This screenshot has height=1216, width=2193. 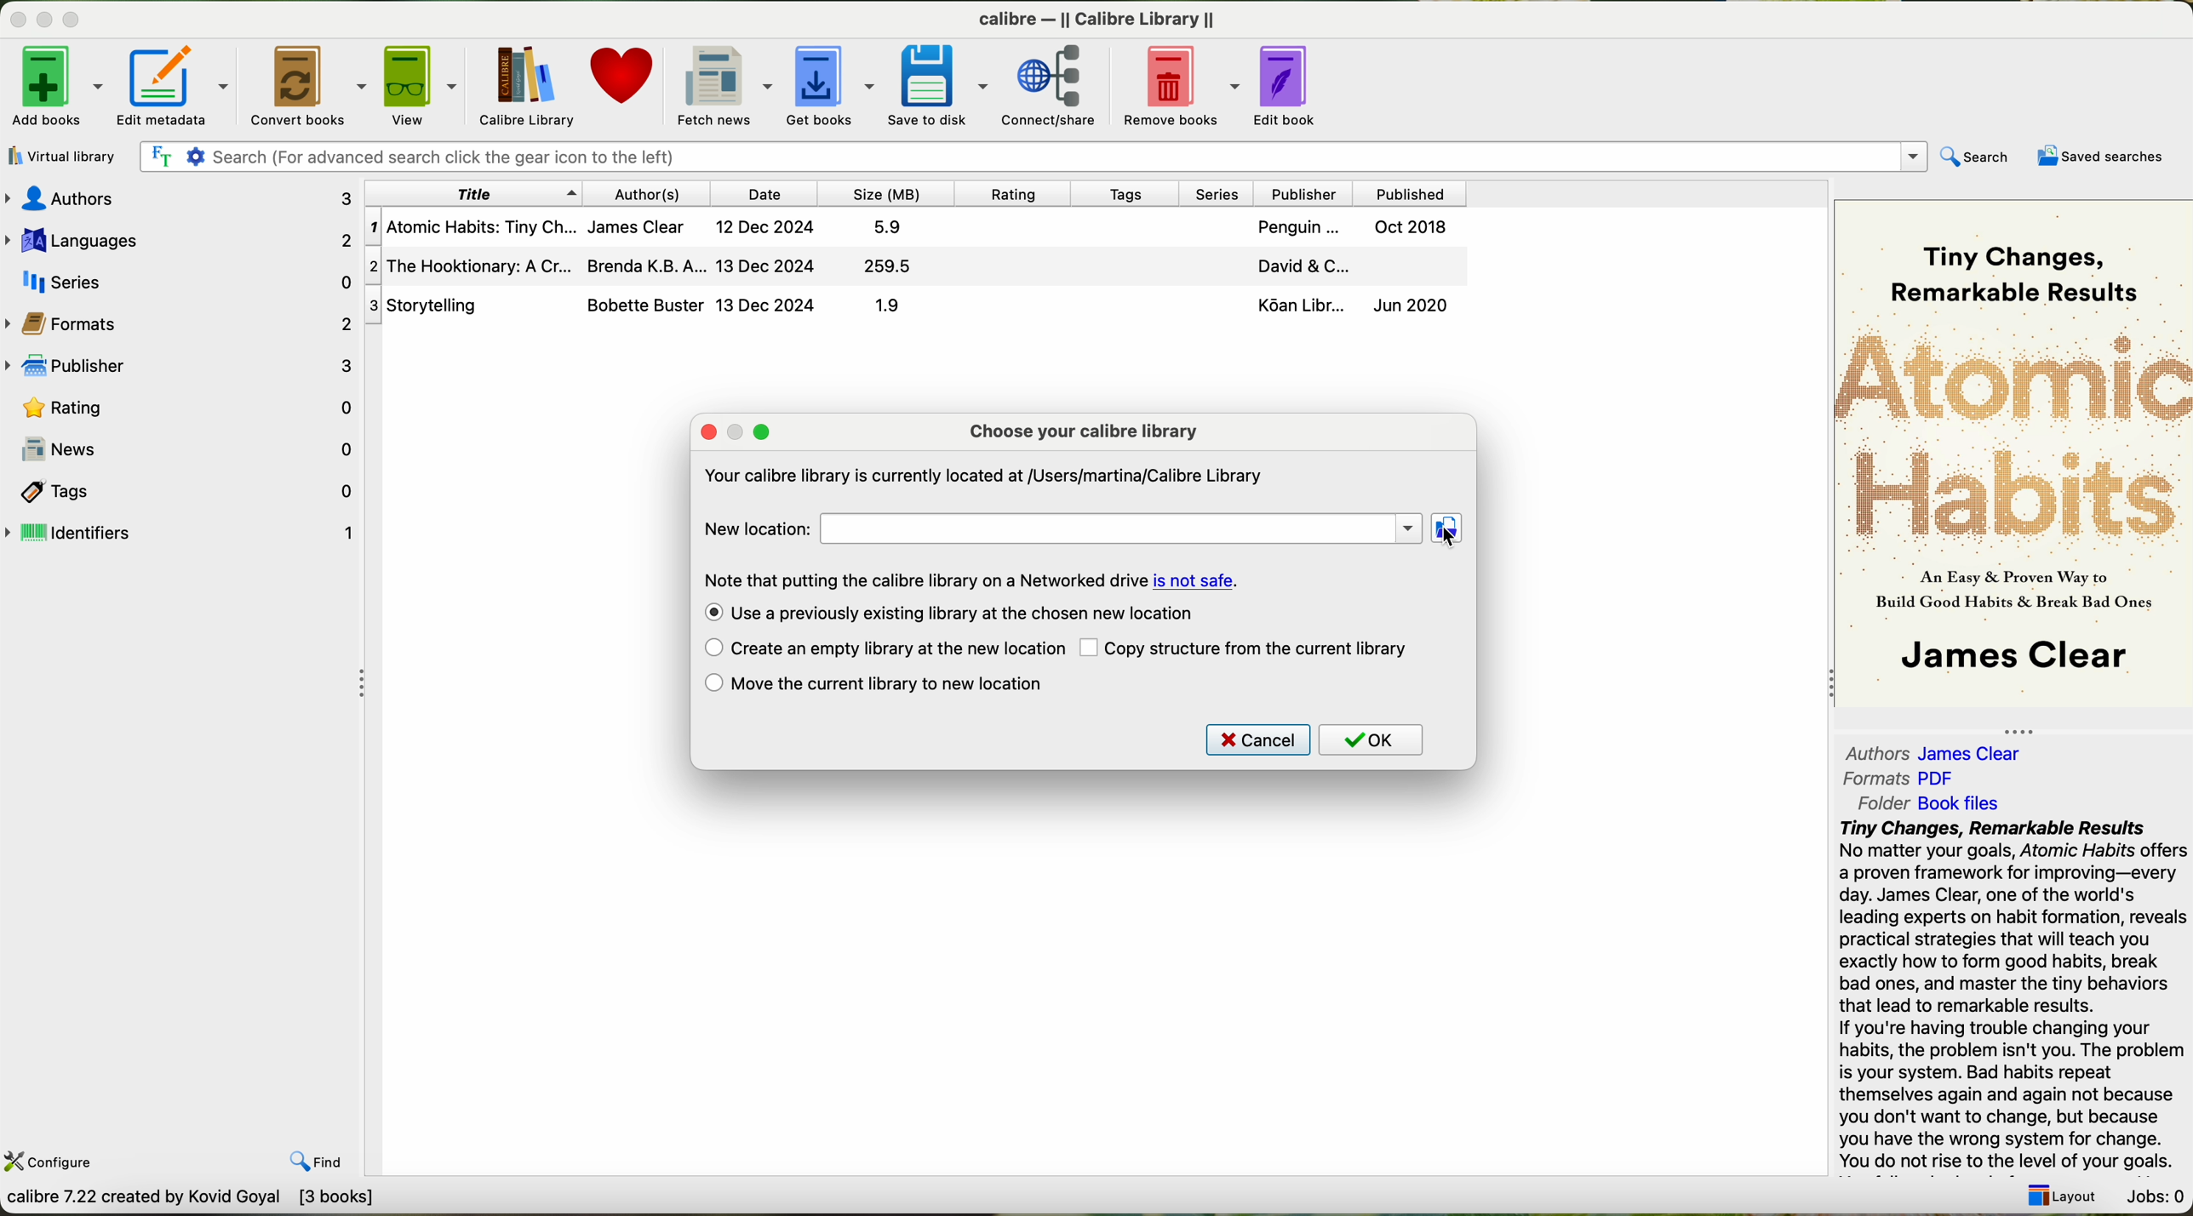 What do you see at coordinates (1977, 754) in the screenshot?
I see `James Clear` at bounding box center [1977, 754].